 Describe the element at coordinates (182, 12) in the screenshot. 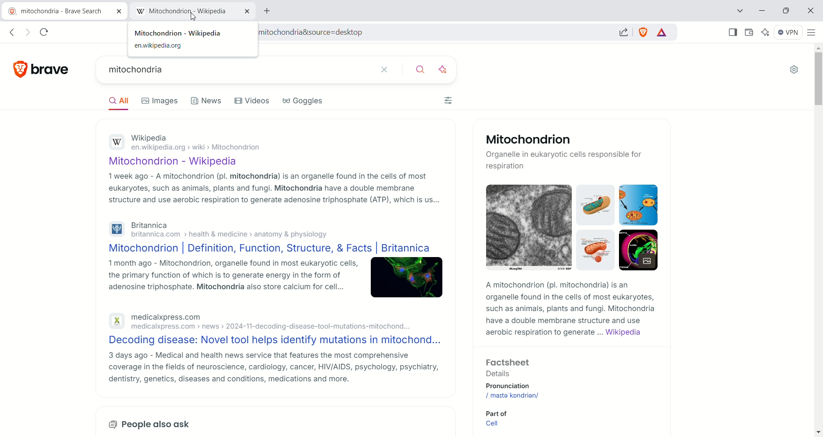

I see `new tab` at that location.